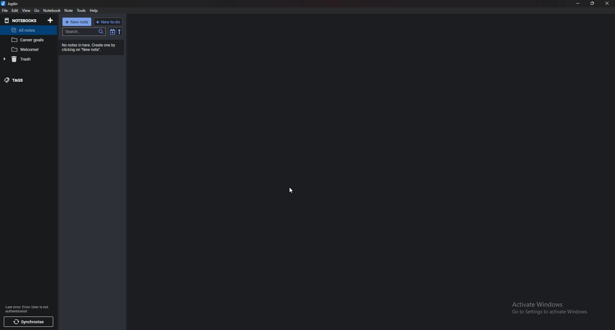 The height and width of the screenshot is (330, 615). Describe the element at coordinates (30, 79) in the screenshot. I see `tags` at that location.